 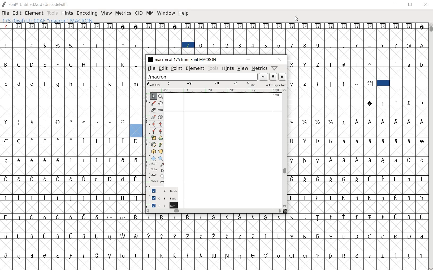 I want to click on Symbol, so click(x=97, y=198).